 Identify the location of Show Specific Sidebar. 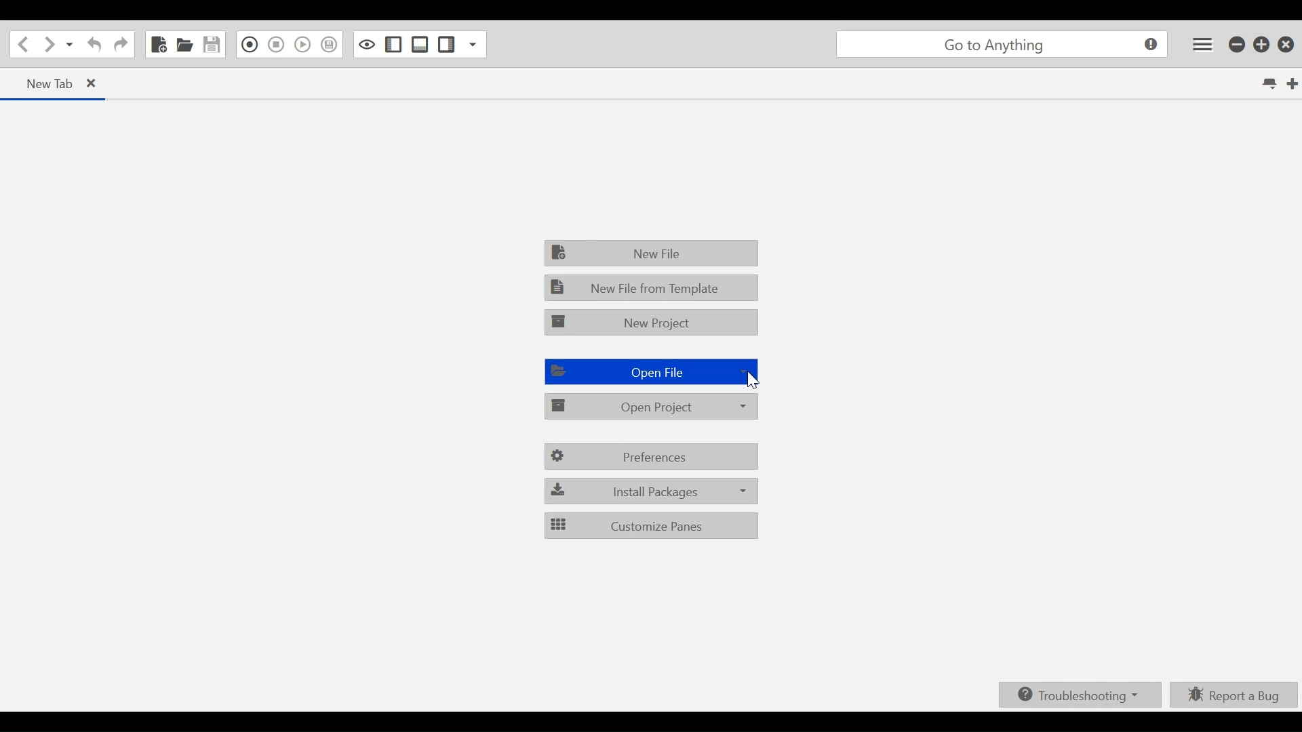
(473, 45).